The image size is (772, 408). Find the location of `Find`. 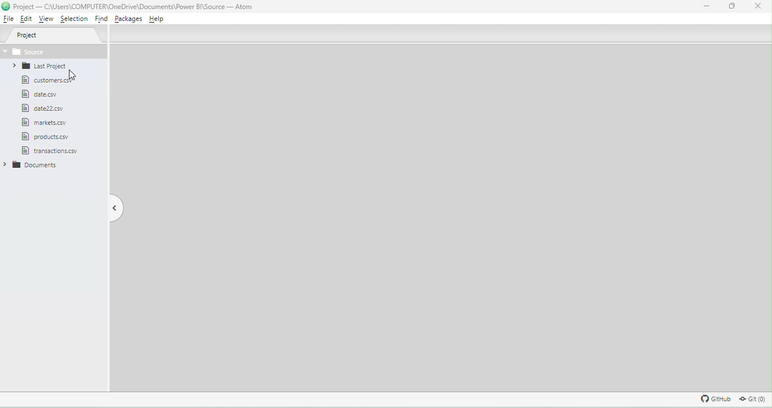

Find is located at coordinates (99, 19).